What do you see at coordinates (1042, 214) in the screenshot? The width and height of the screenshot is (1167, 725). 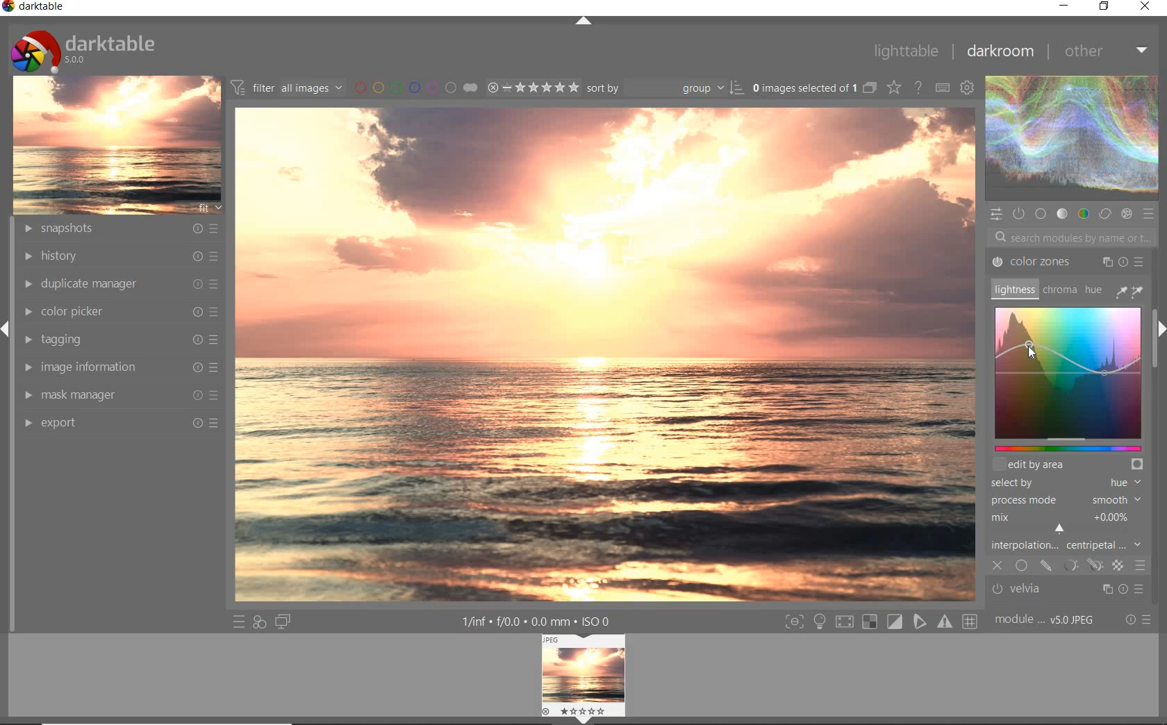 I see `BASE` at bounding box center [1042, 214].